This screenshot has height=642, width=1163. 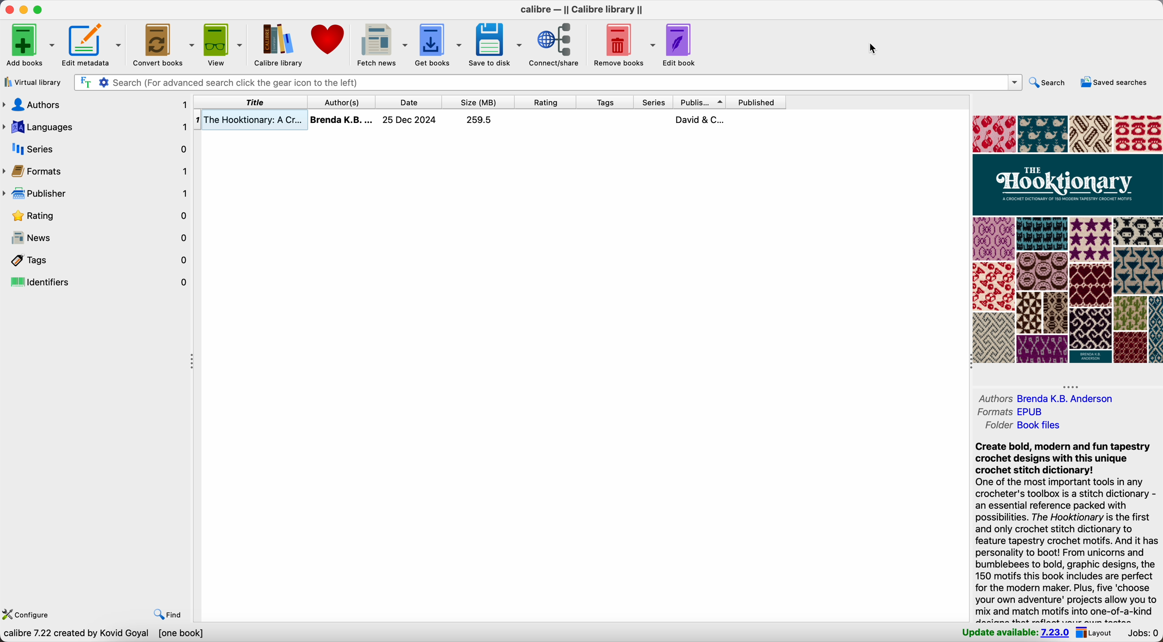 I want to click on remove books, so click(x=624, y=44).